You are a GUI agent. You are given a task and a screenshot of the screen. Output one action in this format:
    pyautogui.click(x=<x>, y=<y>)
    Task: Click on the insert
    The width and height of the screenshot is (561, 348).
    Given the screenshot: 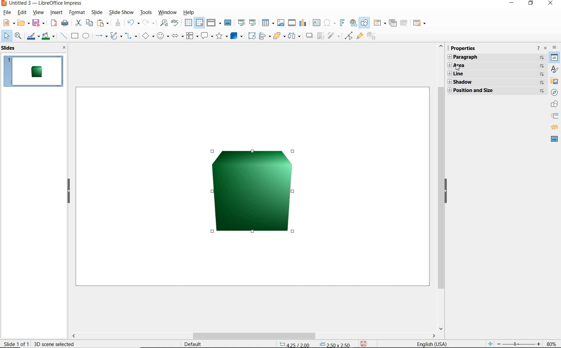 What is the action you would take?
    pyautogui.click(x=56, y=13)
    